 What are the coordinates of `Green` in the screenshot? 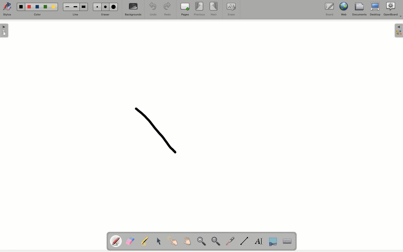 It's located at (46, 6).